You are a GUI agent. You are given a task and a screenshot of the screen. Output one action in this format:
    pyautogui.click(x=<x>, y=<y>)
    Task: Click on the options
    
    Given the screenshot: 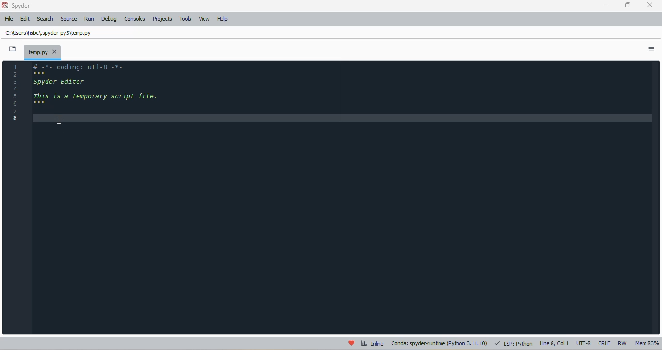 What is the action you would take?
    pyautogui.click(x=651, y=48)
    